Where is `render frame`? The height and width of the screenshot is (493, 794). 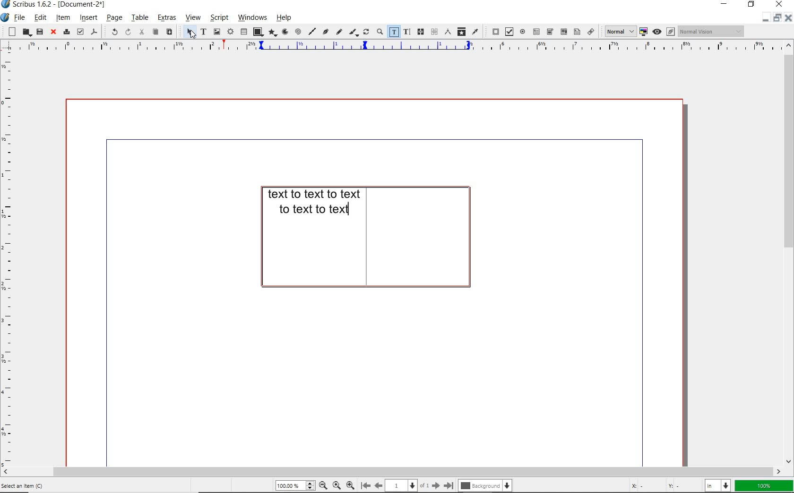 render frame is located at coordinates (230, 31).